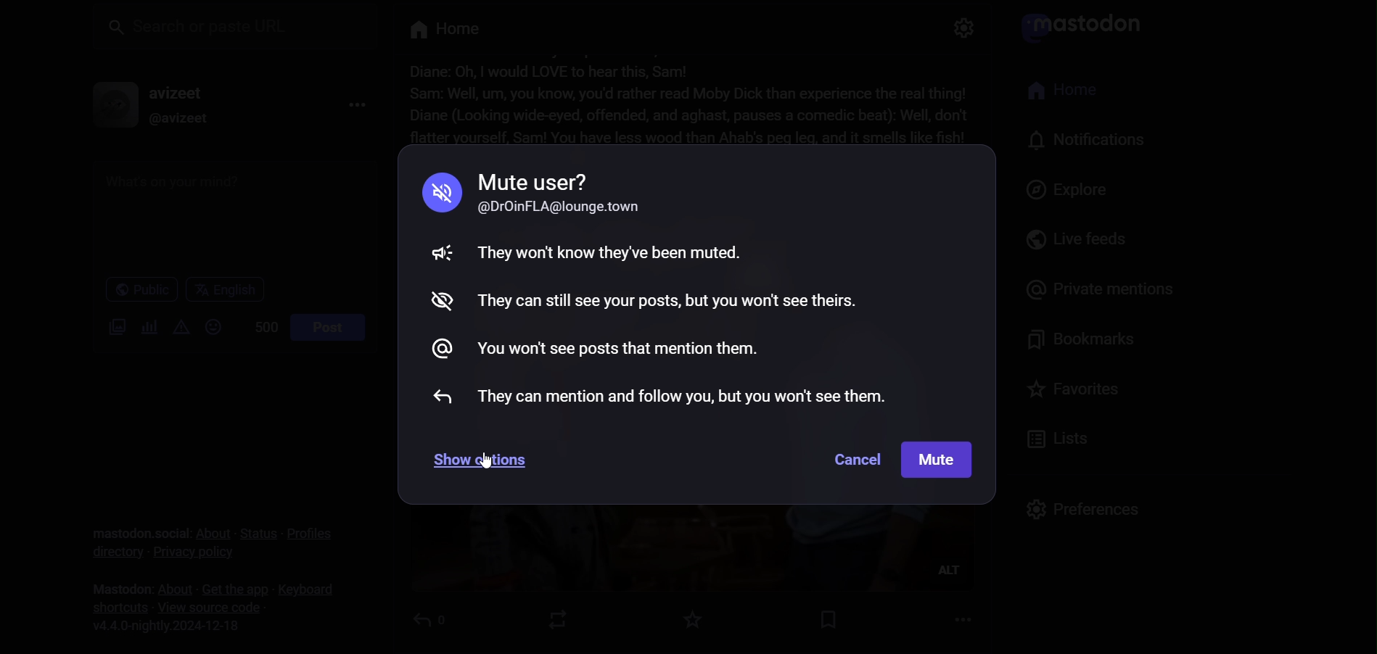  I want to click on mute, so click(938, 460).